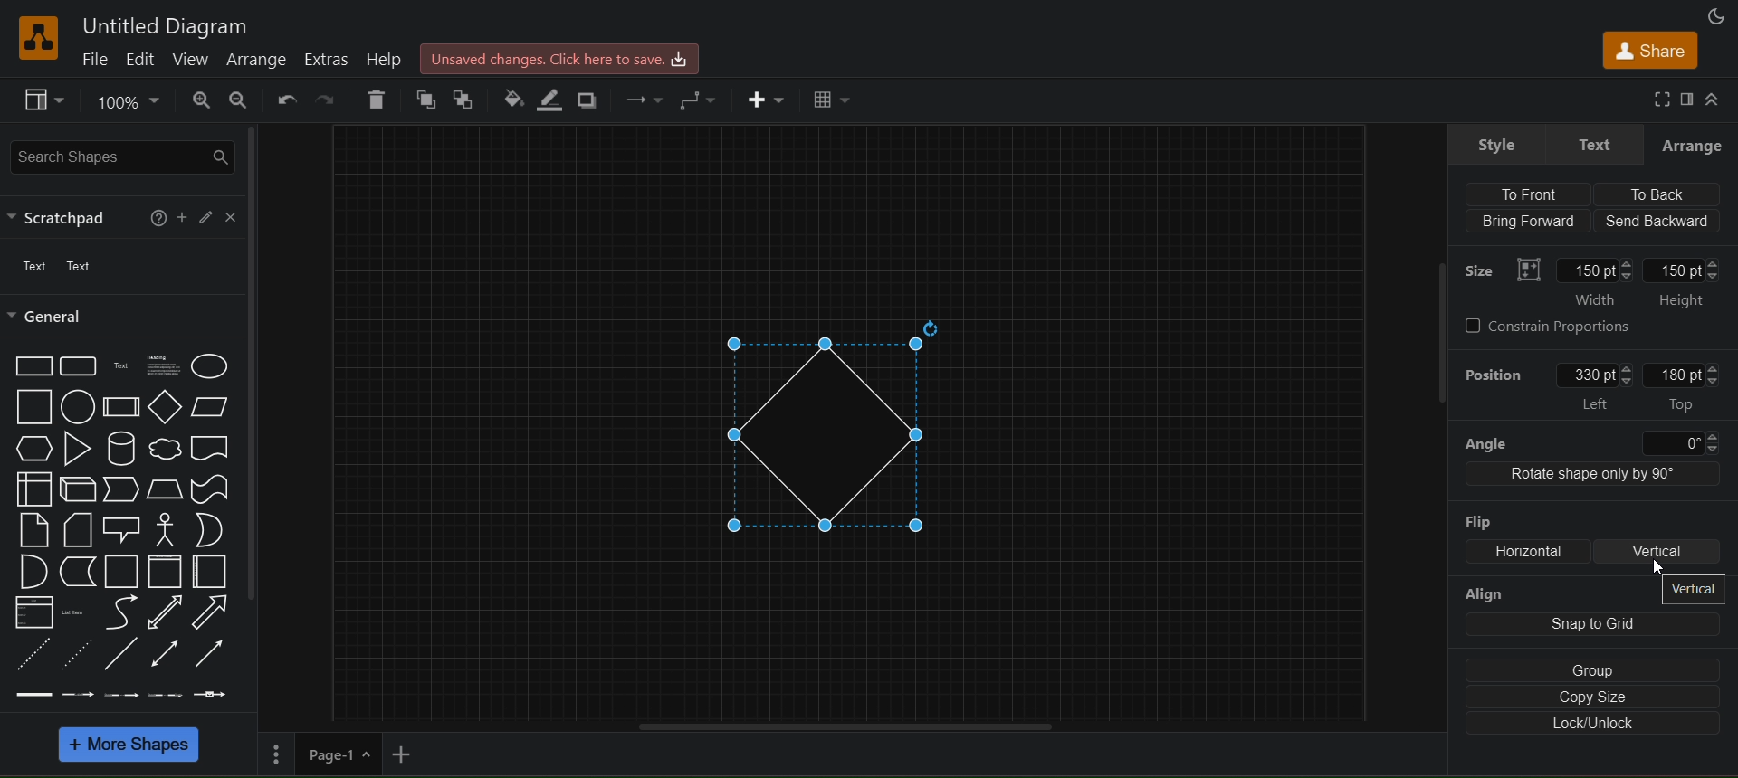 The image size is (1738, 778). I want to click on help, so click(158, 217).